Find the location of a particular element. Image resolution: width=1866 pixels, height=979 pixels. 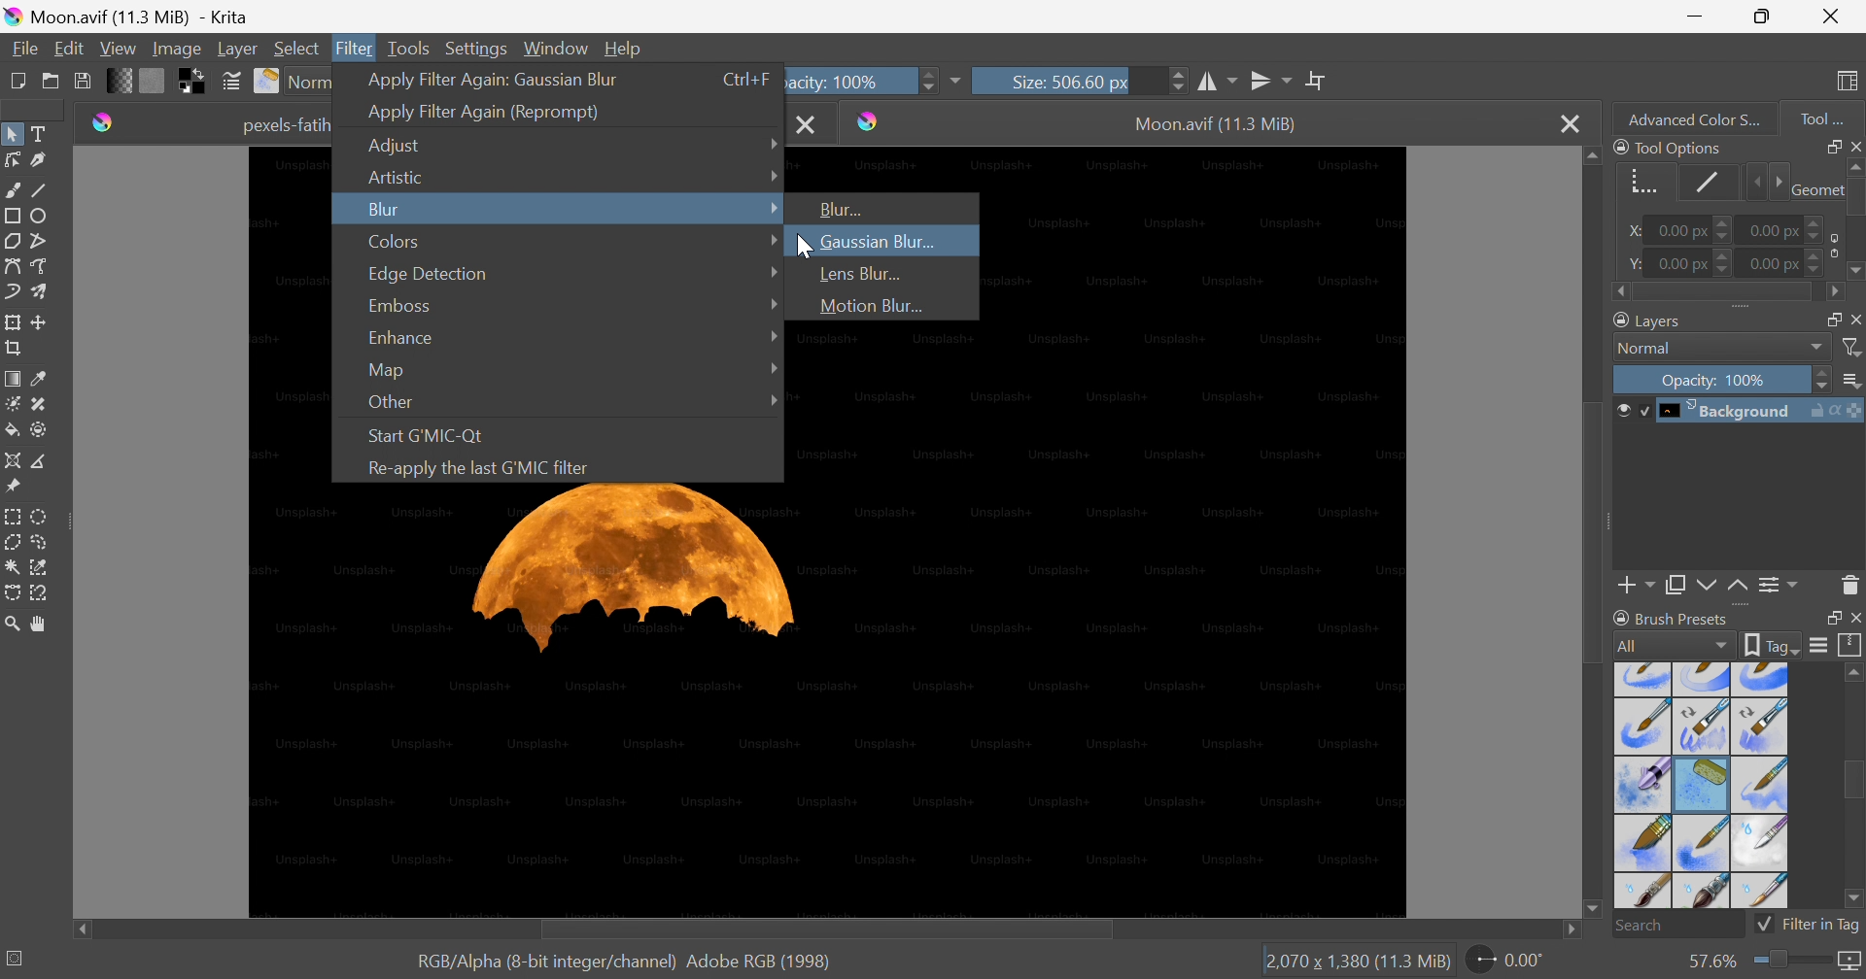

Drop Down is located at coordinates (775, 176).